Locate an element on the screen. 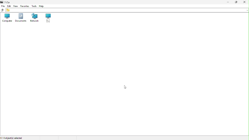 The height and width of the screenshot is (140, 249). Favourite is located at coordinates (24, 6).